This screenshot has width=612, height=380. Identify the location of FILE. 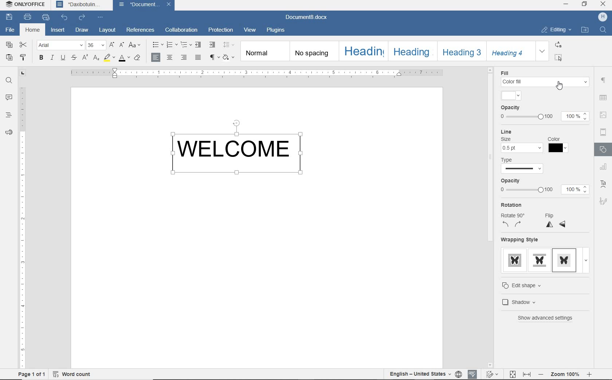
(10, 30).